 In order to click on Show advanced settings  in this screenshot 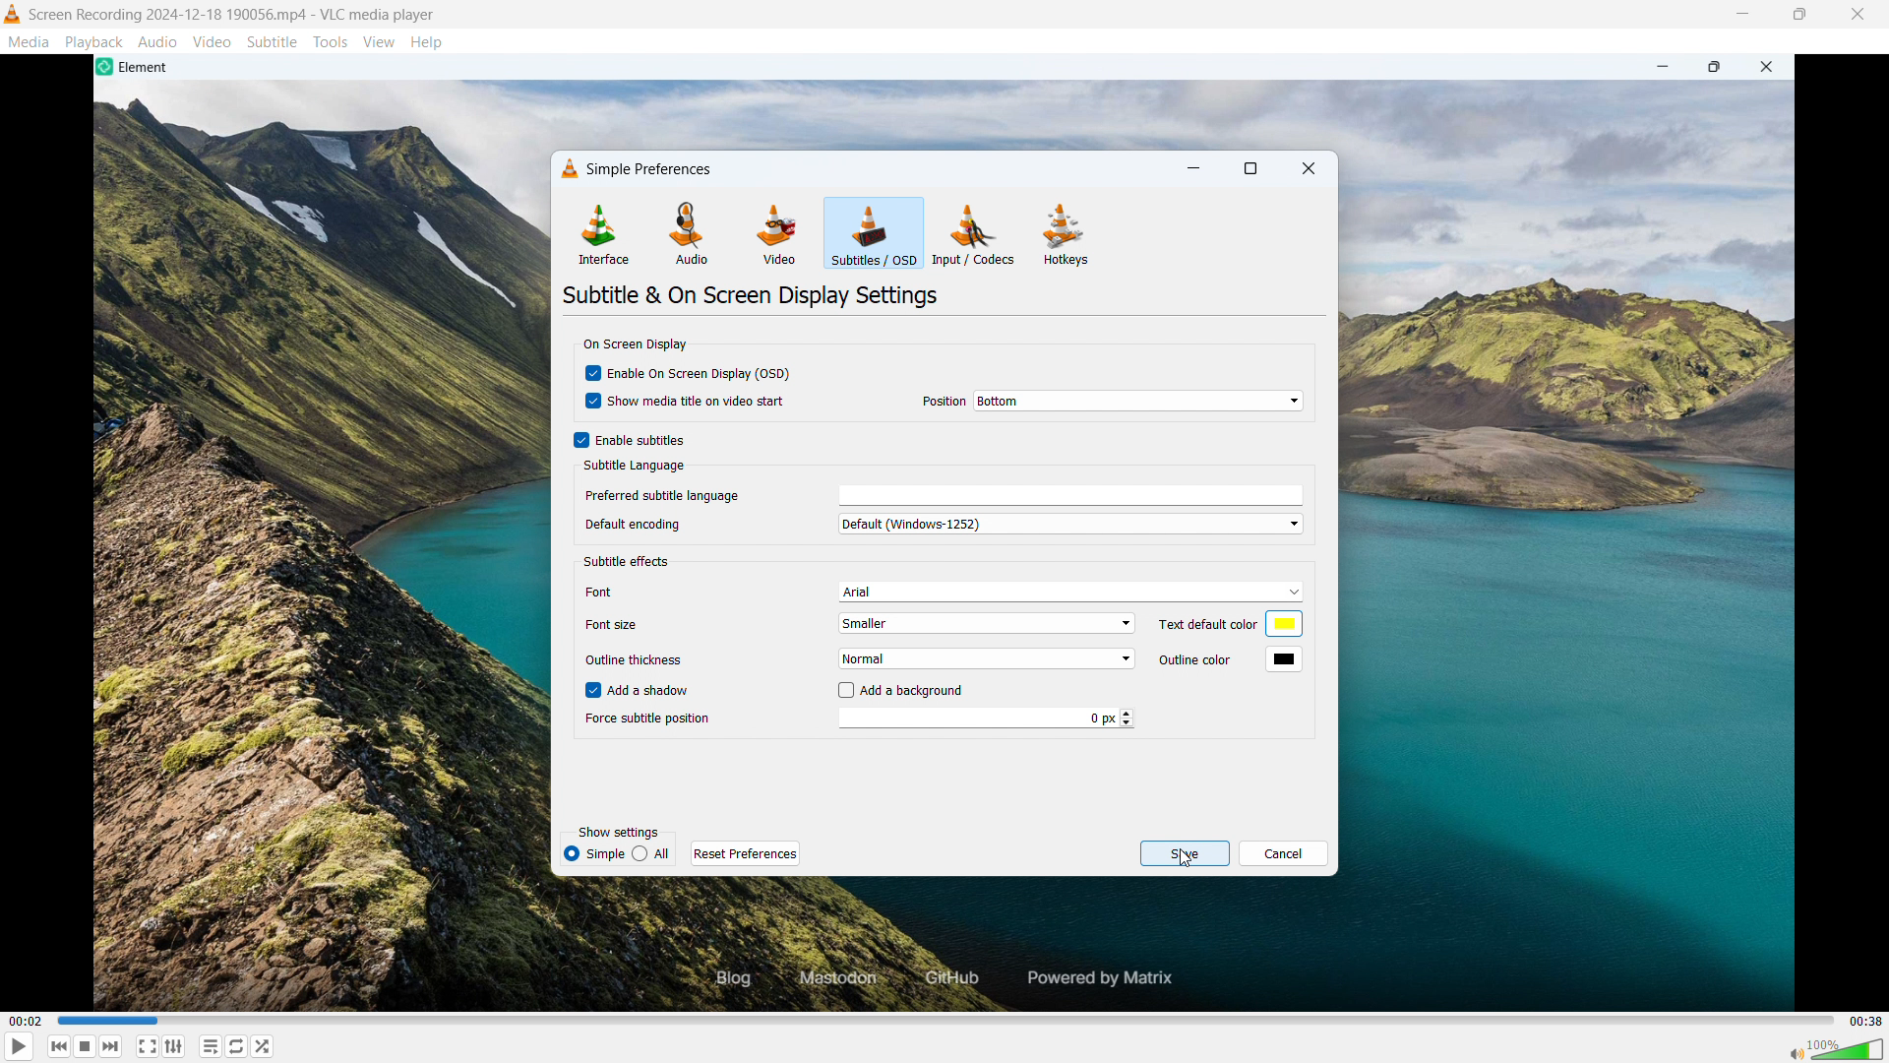, I will do `click(173, 1046)`.